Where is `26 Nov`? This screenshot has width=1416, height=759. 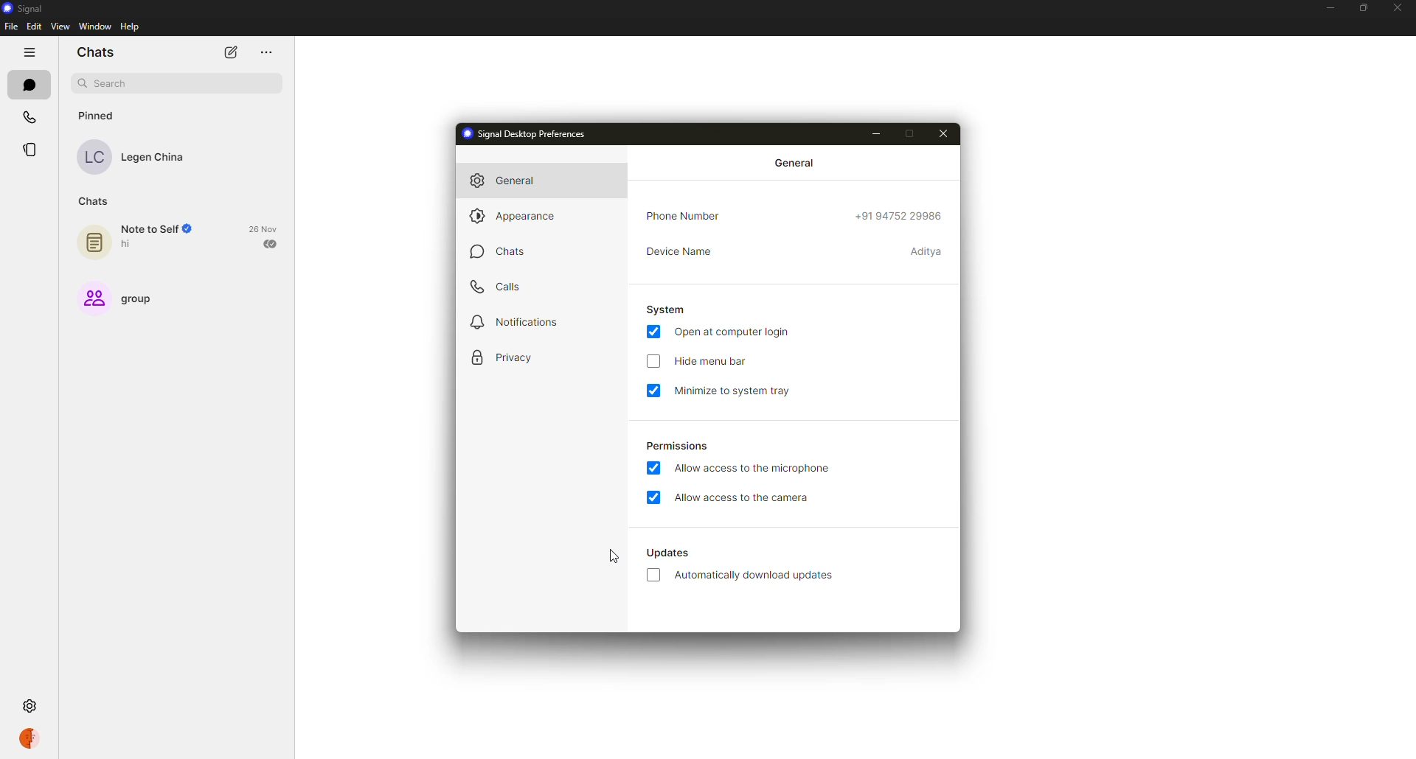 26 Nov is located at coordinates (261, 228).